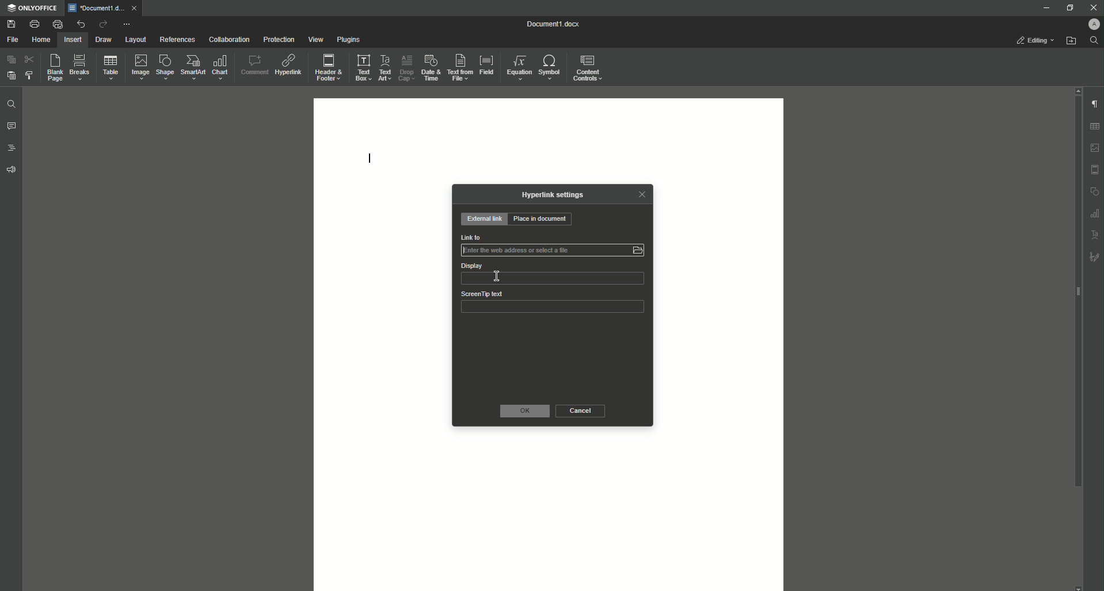 This screenshot has width=1104, height=591. What do you see at coordinates (329, 67) in the screenshot?
I see `Header and Footer` at bounding box center [329, 67].